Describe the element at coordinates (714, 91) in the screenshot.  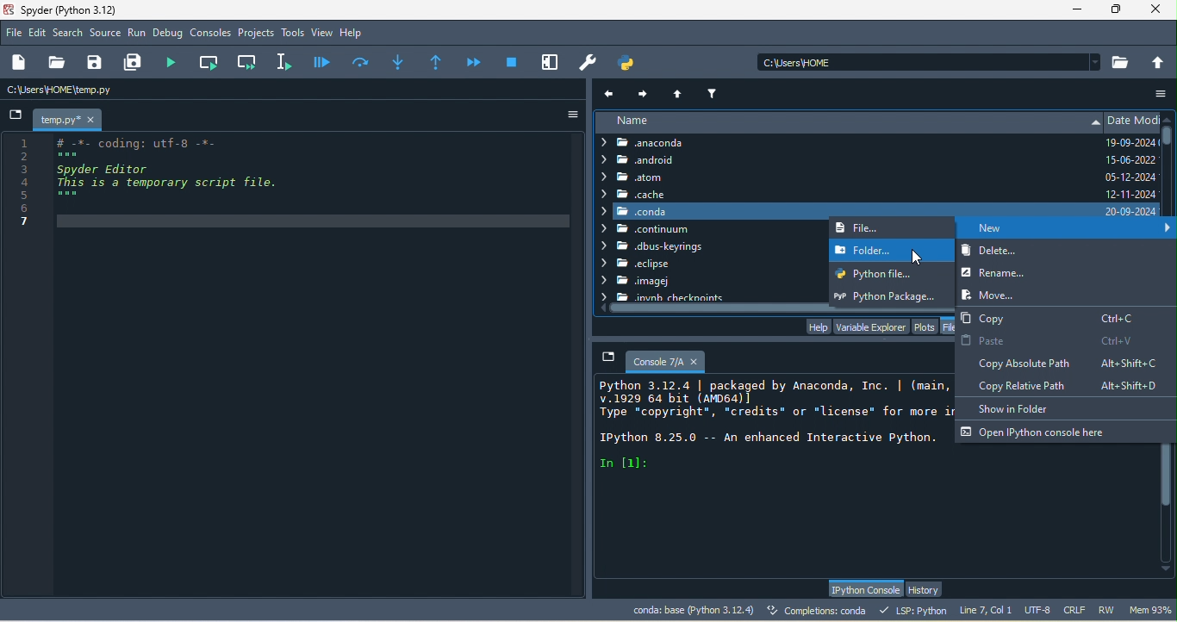
I see `filter` at that location.